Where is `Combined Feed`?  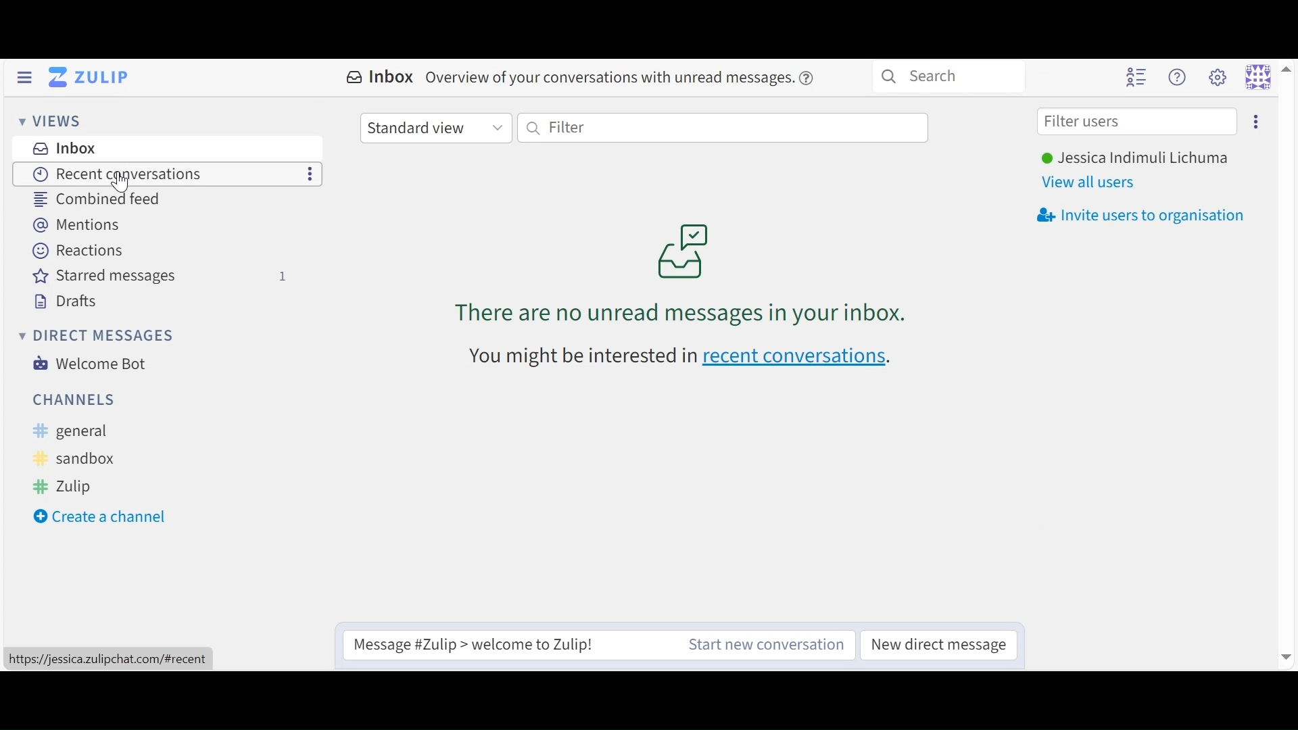 Combined Feed is located at coordinates (91, 199).